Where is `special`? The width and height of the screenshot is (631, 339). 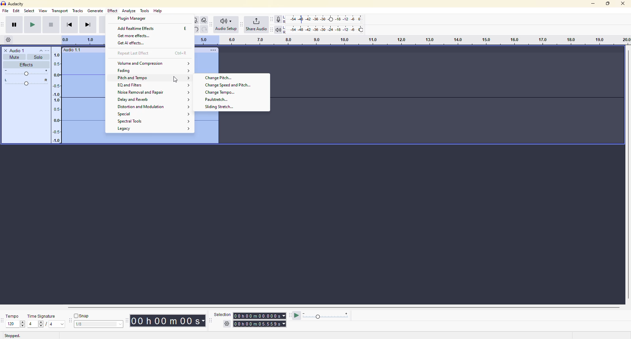
special is located at coordinates (129, 114).